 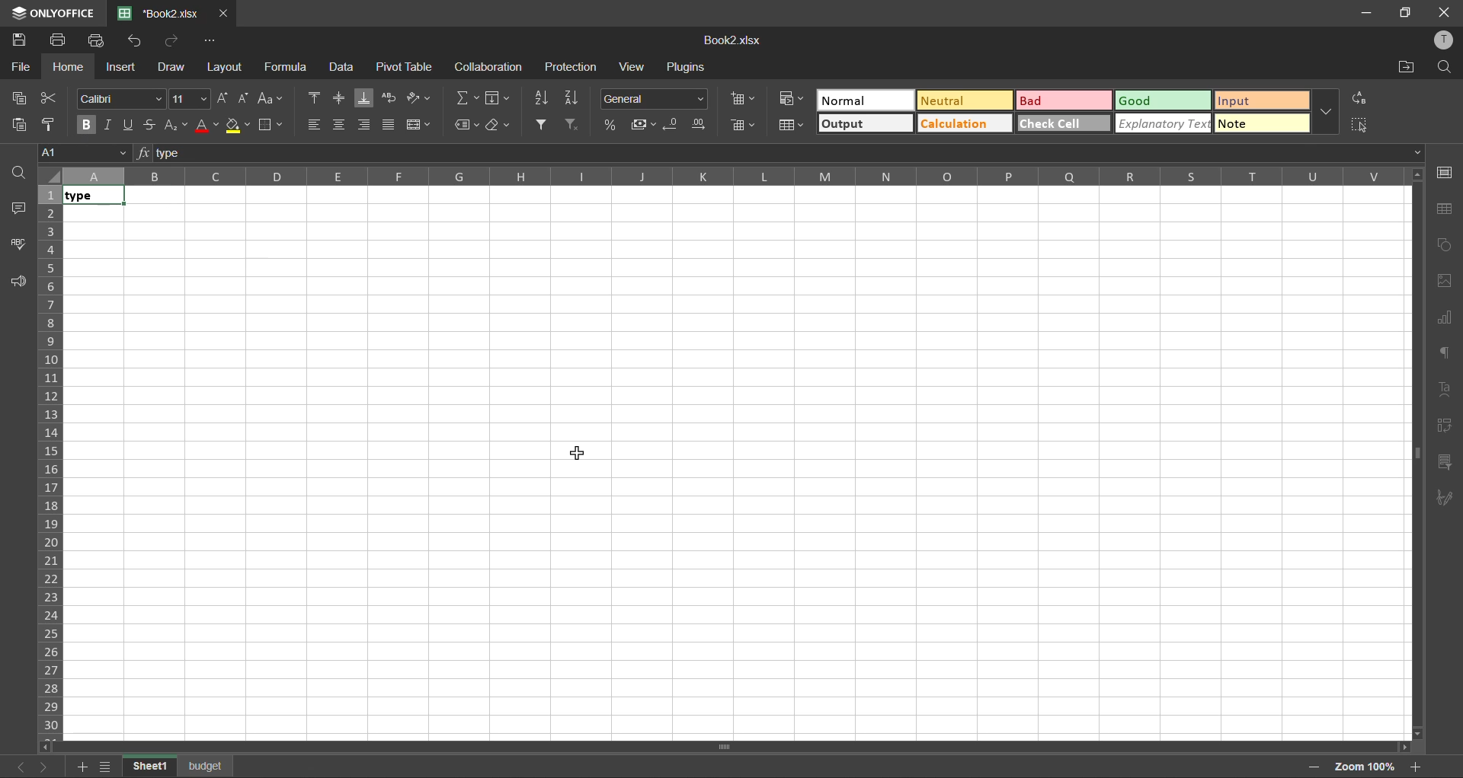 I want to click on zoom out, so click(x=1314, y=768).